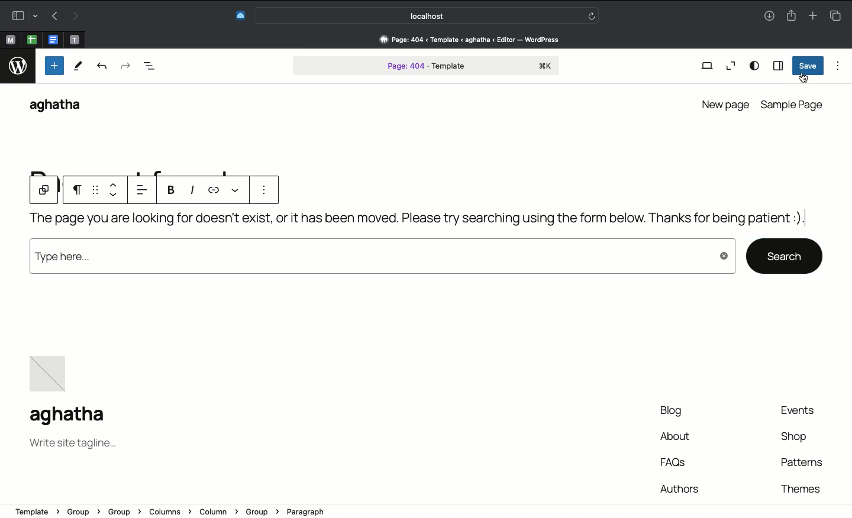 Image resolution: width=852 pixels, height=518 pixels. Describe the element at coordinates (724, 103) in the screenshot. I see `New page` at that location.